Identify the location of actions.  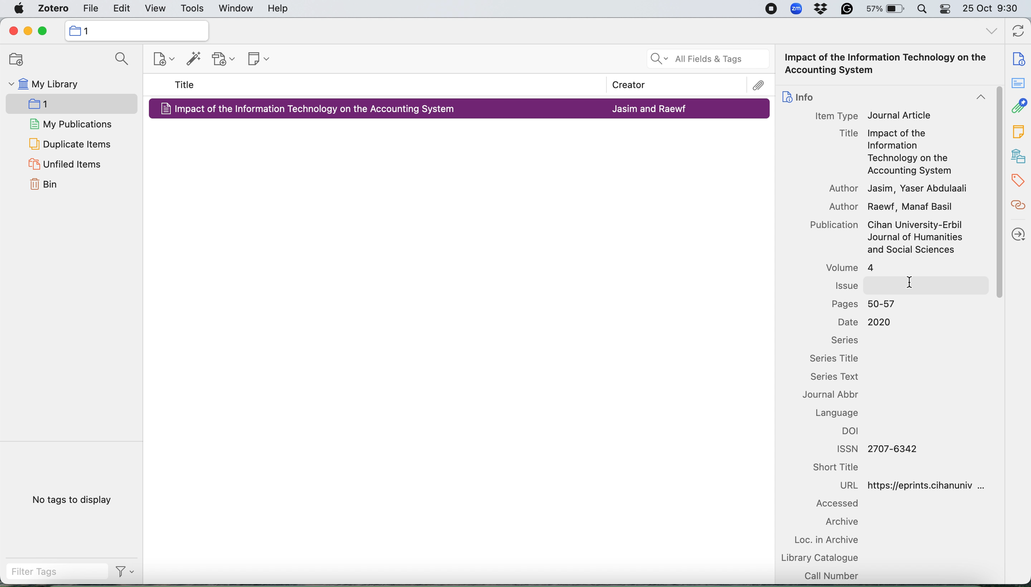
(124, 573).